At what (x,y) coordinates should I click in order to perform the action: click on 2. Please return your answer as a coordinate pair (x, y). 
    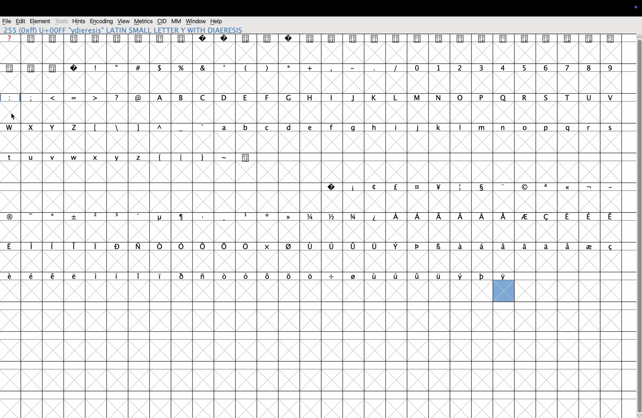
    Looking at the image, I should click on (462, 78).